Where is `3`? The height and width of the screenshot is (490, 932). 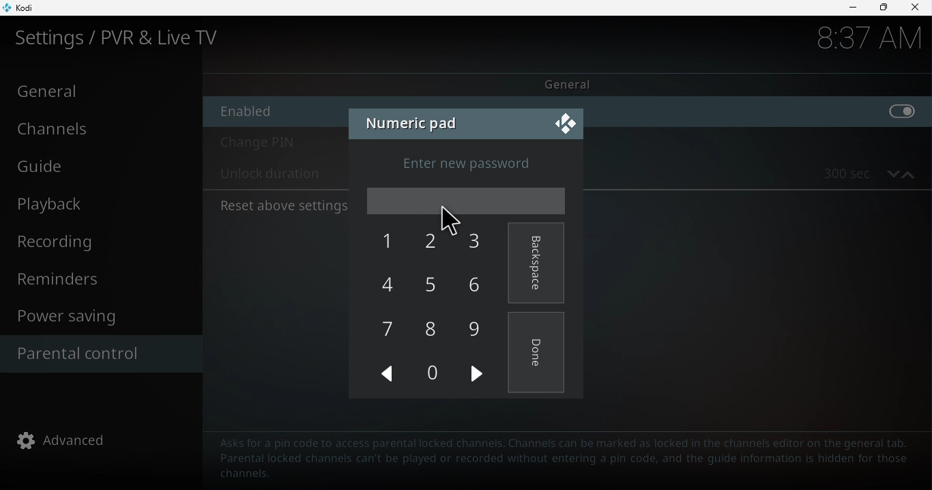 3 is located at coordinates (478, 244).